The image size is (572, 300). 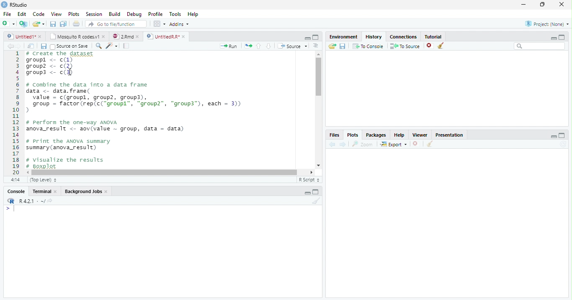 What do you see at coordinates (77, 36) in the screenshot?
I see `Mosquito R codes` at bounding box center [77, 36].